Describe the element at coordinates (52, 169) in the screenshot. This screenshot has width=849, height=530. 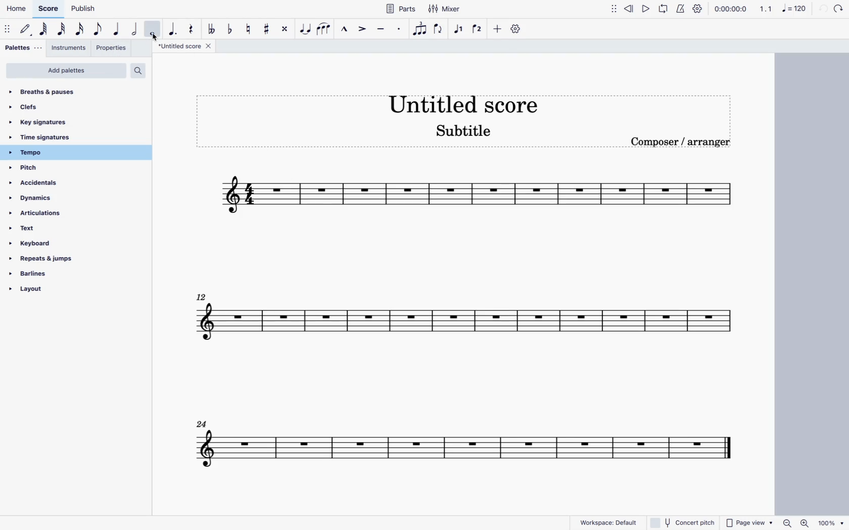
I see `pitch` at that location.